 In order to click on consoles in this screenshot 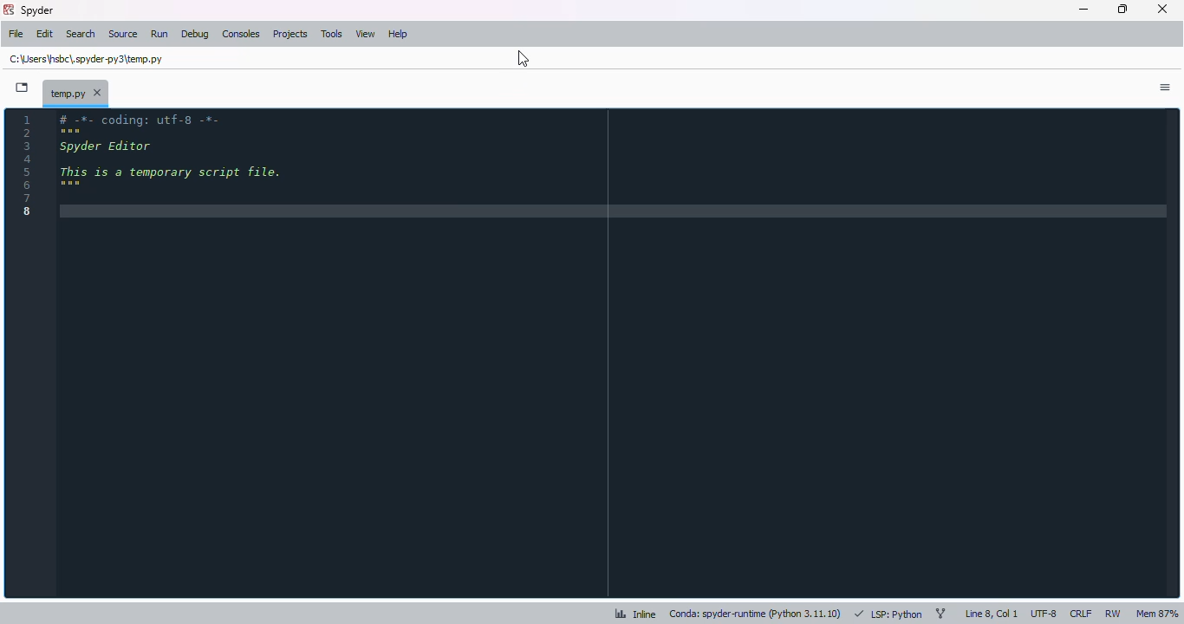, I will do `click(241, 35)`.